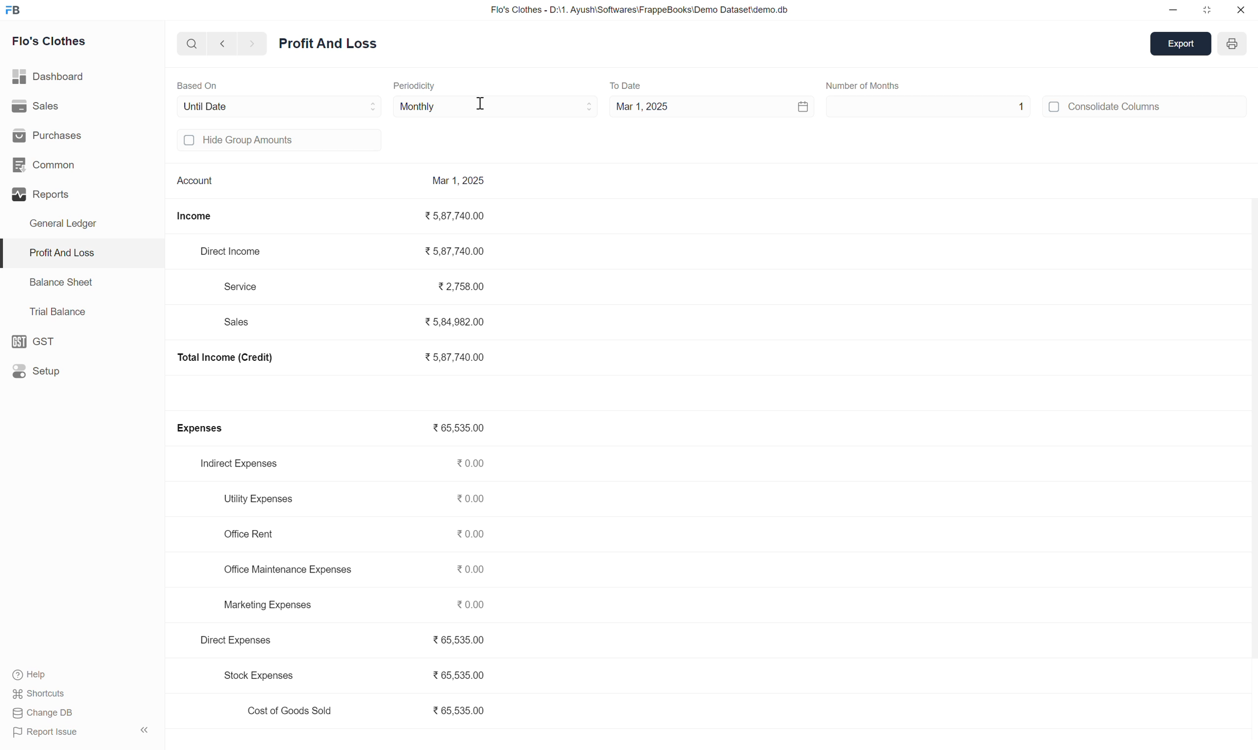  I want to click on close, so click(1241, 10).